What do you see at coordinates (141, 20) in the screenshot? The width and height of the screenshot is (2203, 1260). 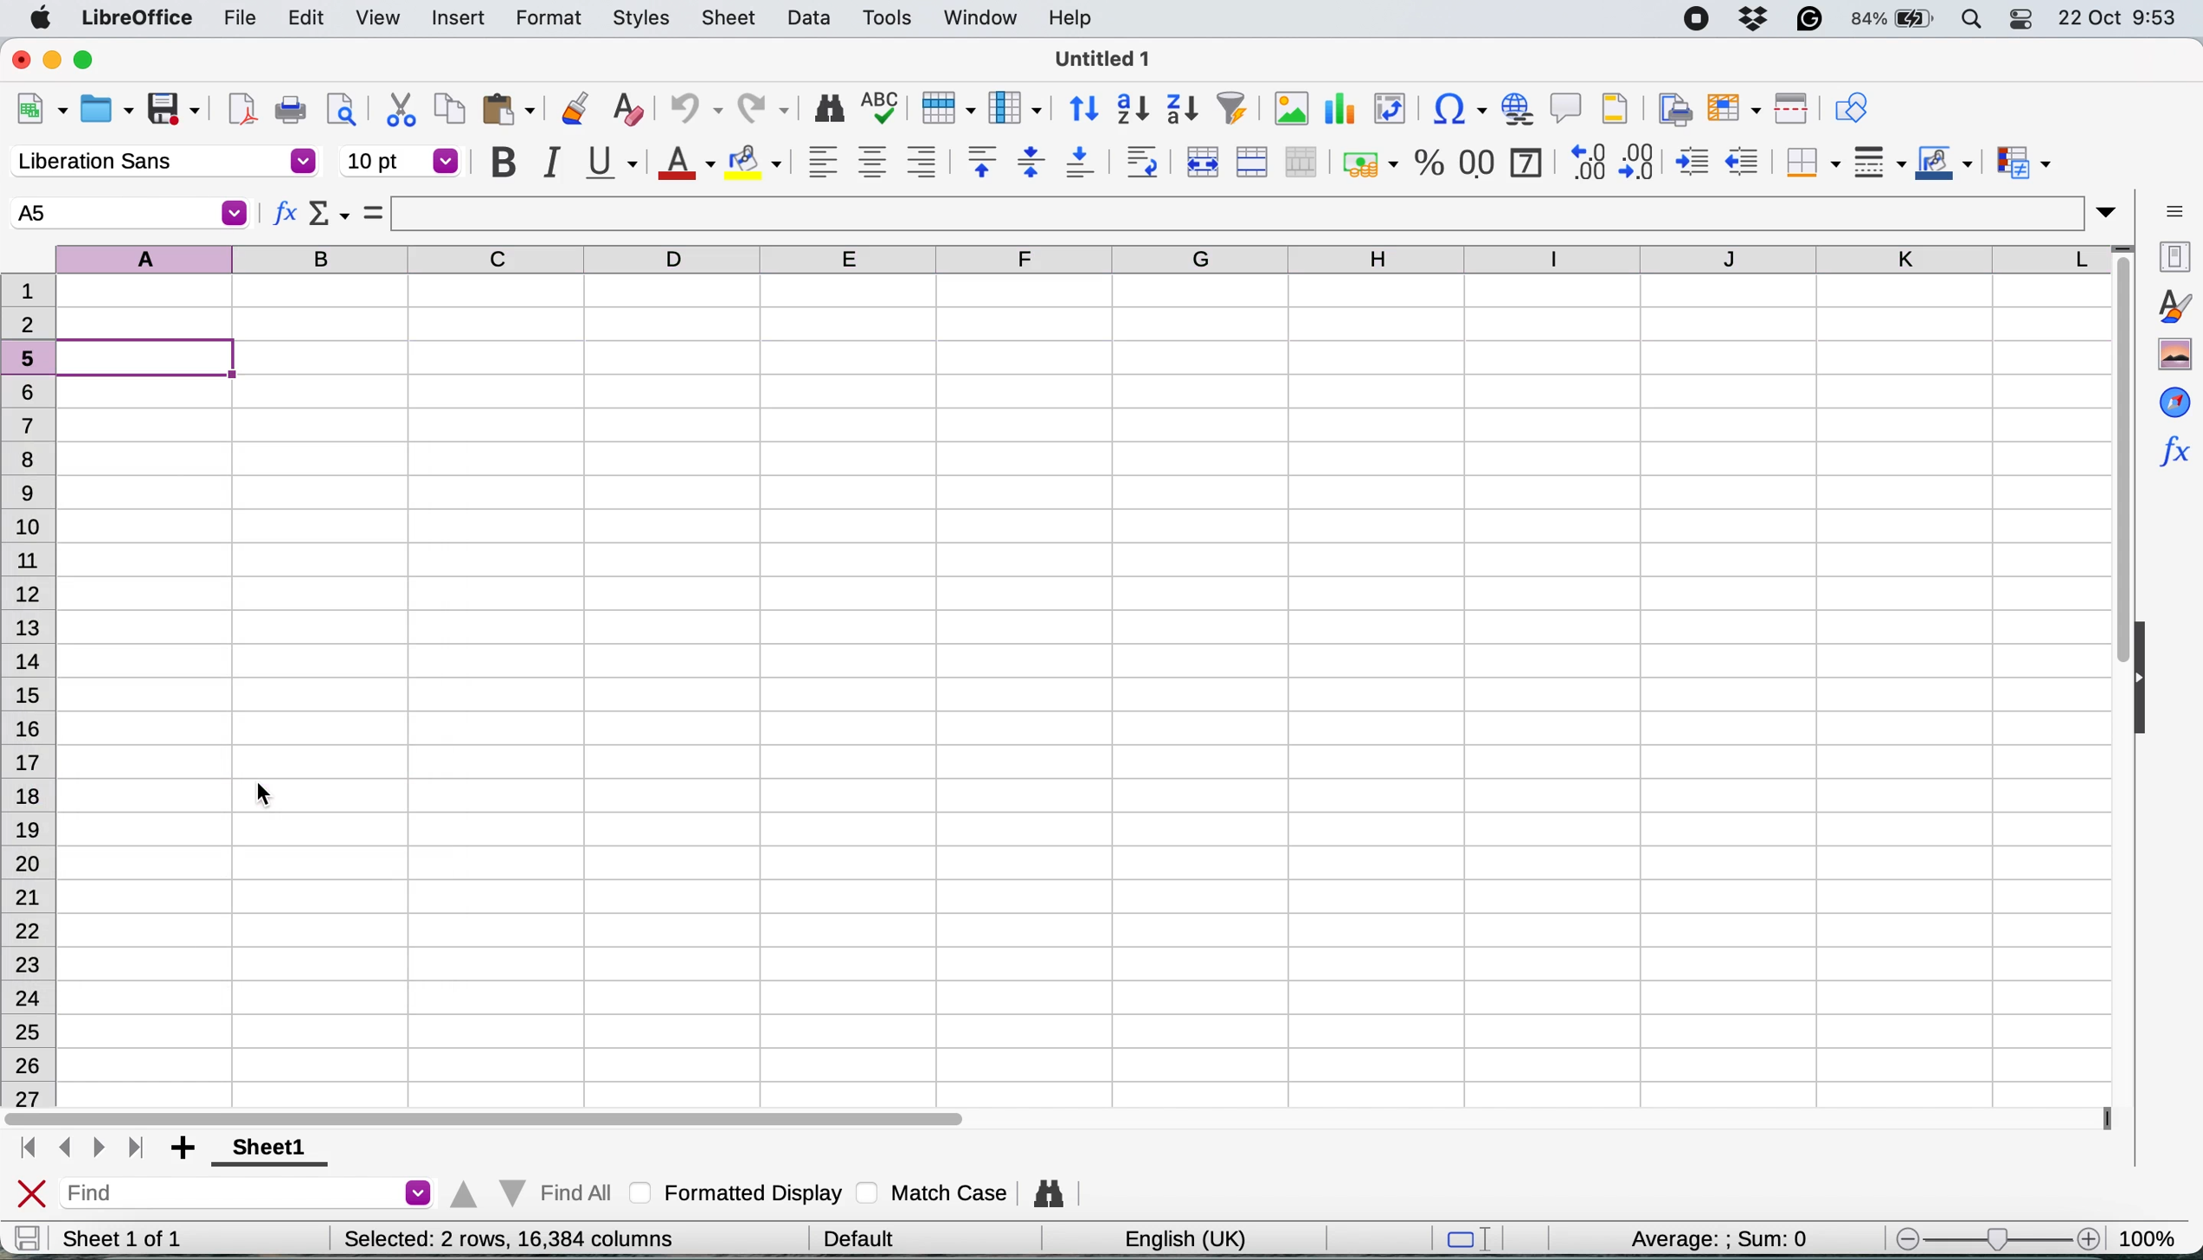 I see `libreoffice` at bounding box center [141, 20].